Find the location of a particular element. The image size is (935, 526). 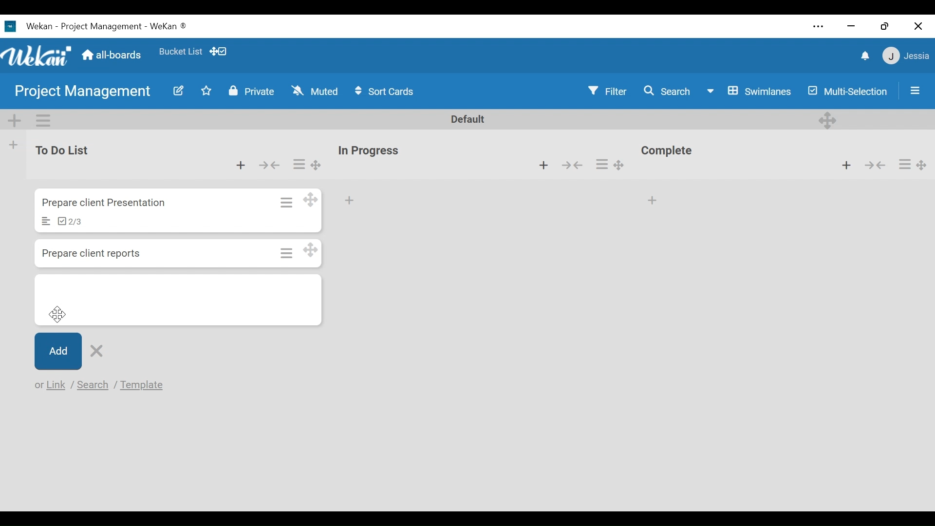

Desktop drag handles is located at coordinates (924, 162).